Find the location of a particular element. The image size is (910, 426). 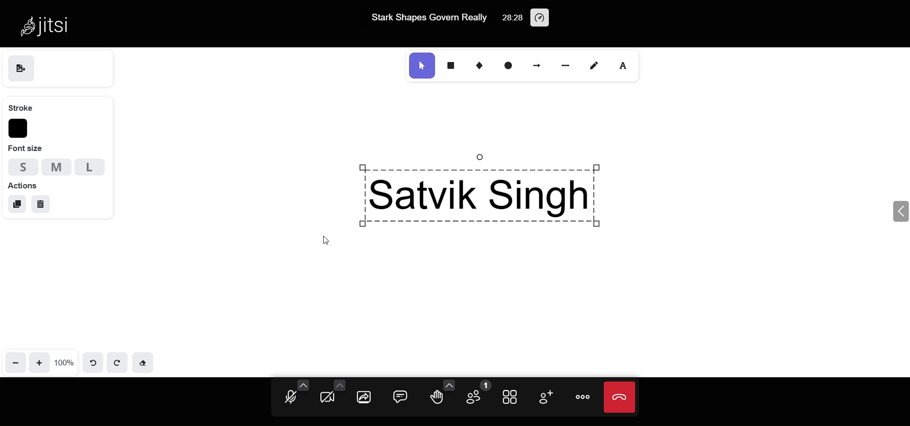

raise hand is located at coordinates (437, 399).